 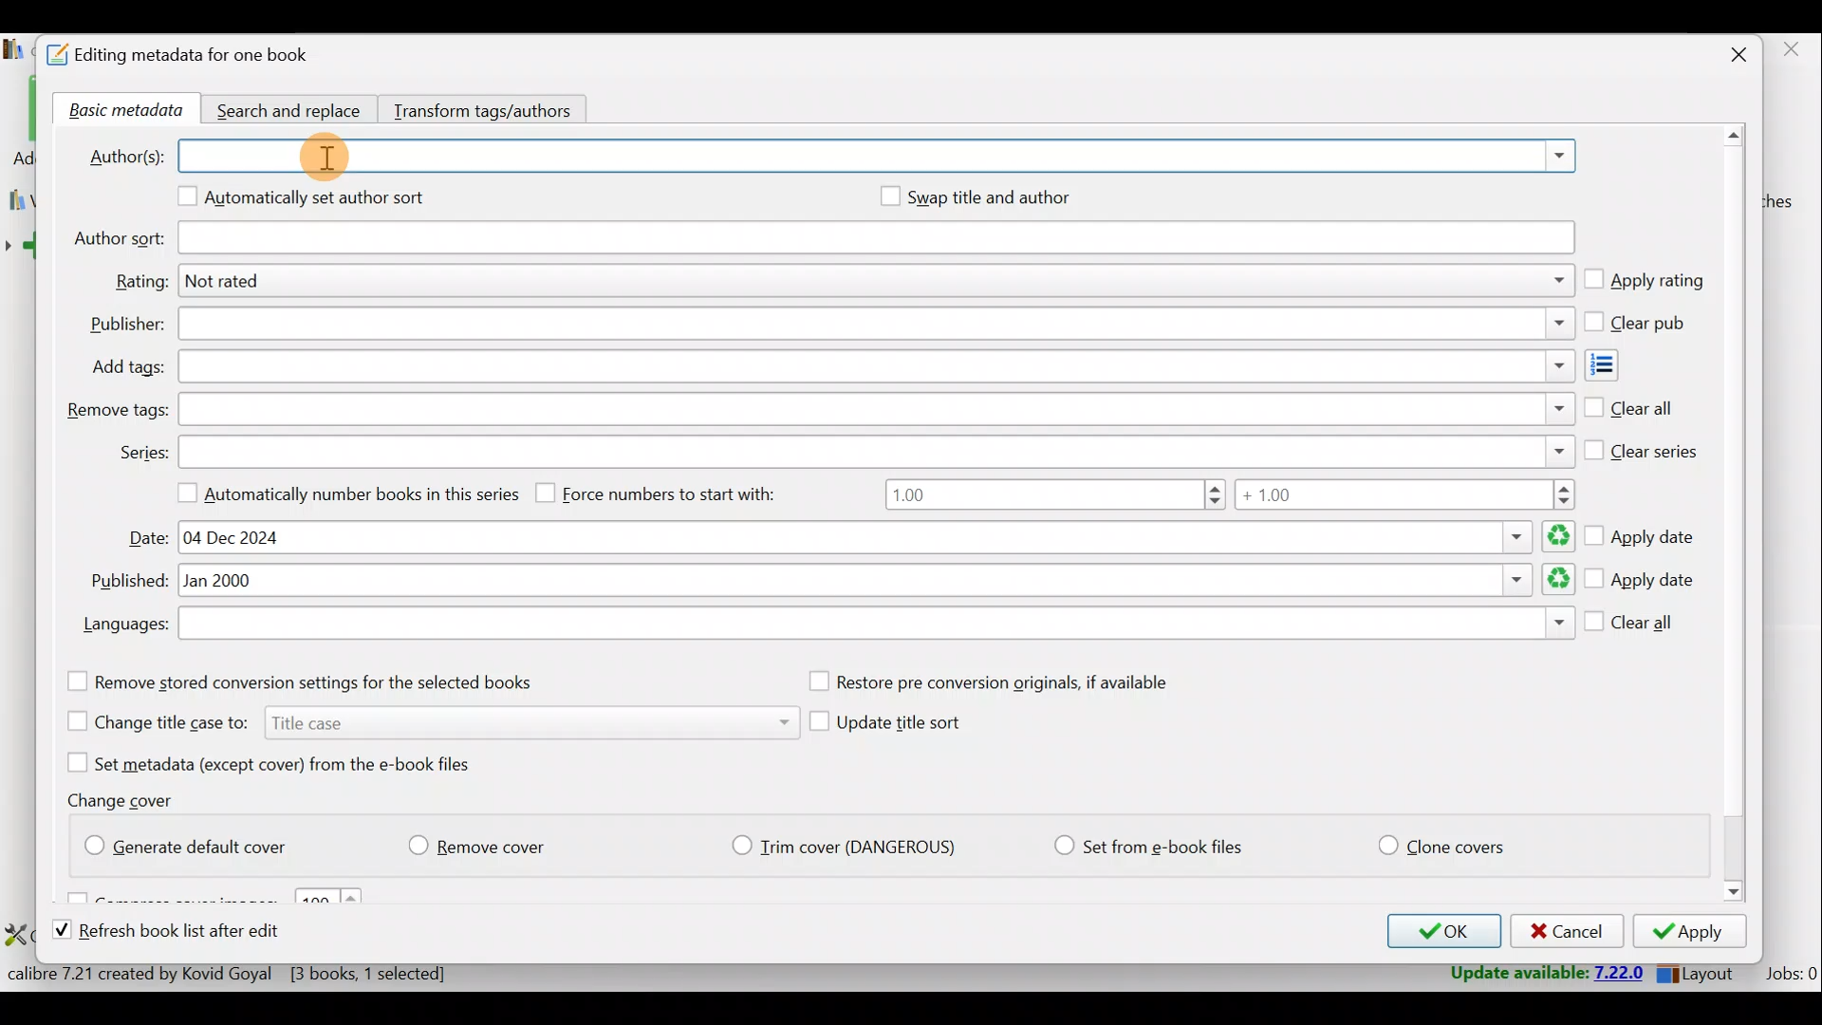 I want to click on Editing metadata for one book, so click(x=201, y=56).